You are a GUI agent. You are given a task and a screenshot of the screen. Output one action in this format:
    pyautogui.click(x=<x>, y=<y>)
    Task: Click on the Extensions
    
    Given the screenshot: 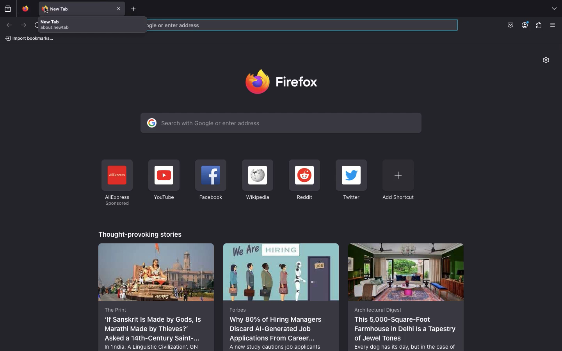 What is the action you would take?
    pyautogui.click(x=539, y=26)
    